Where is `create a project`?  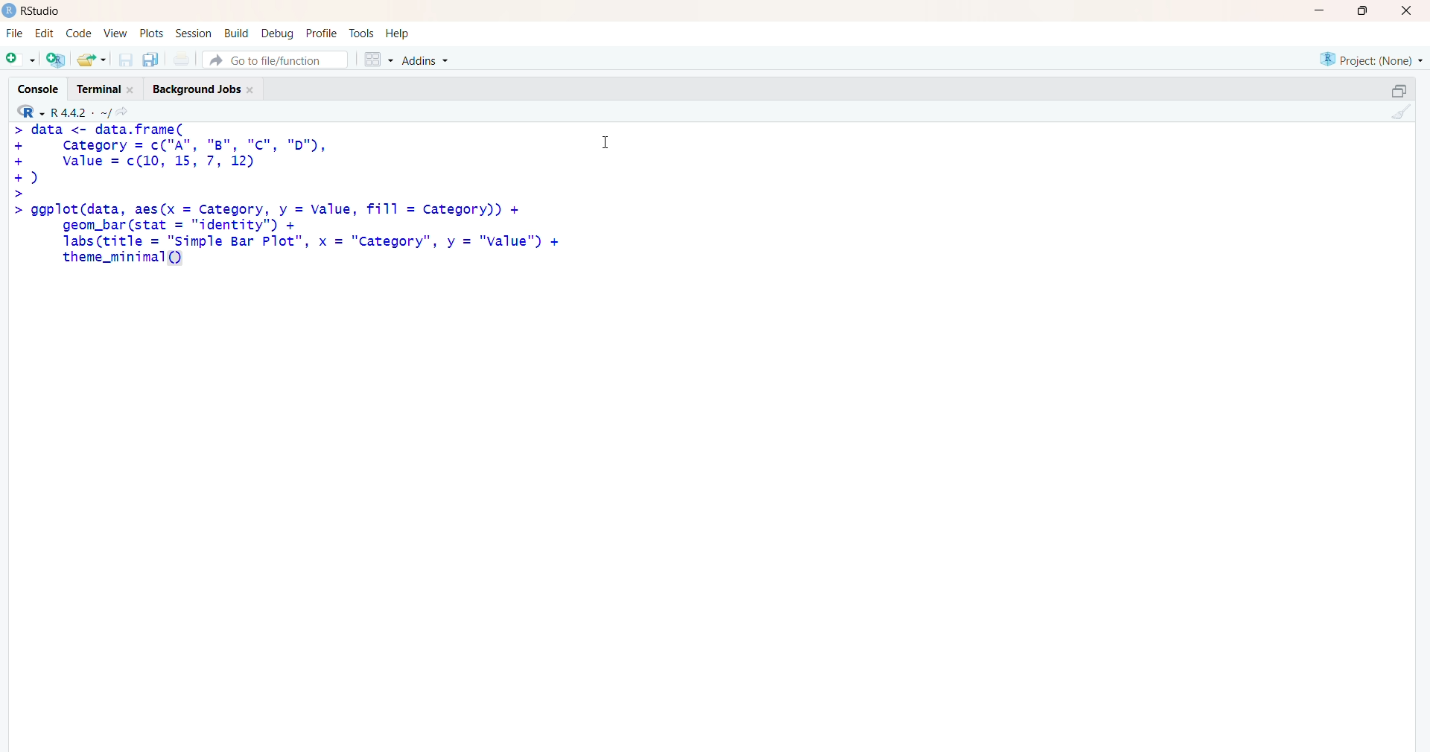 create a project is located at coordinates (55, 59).